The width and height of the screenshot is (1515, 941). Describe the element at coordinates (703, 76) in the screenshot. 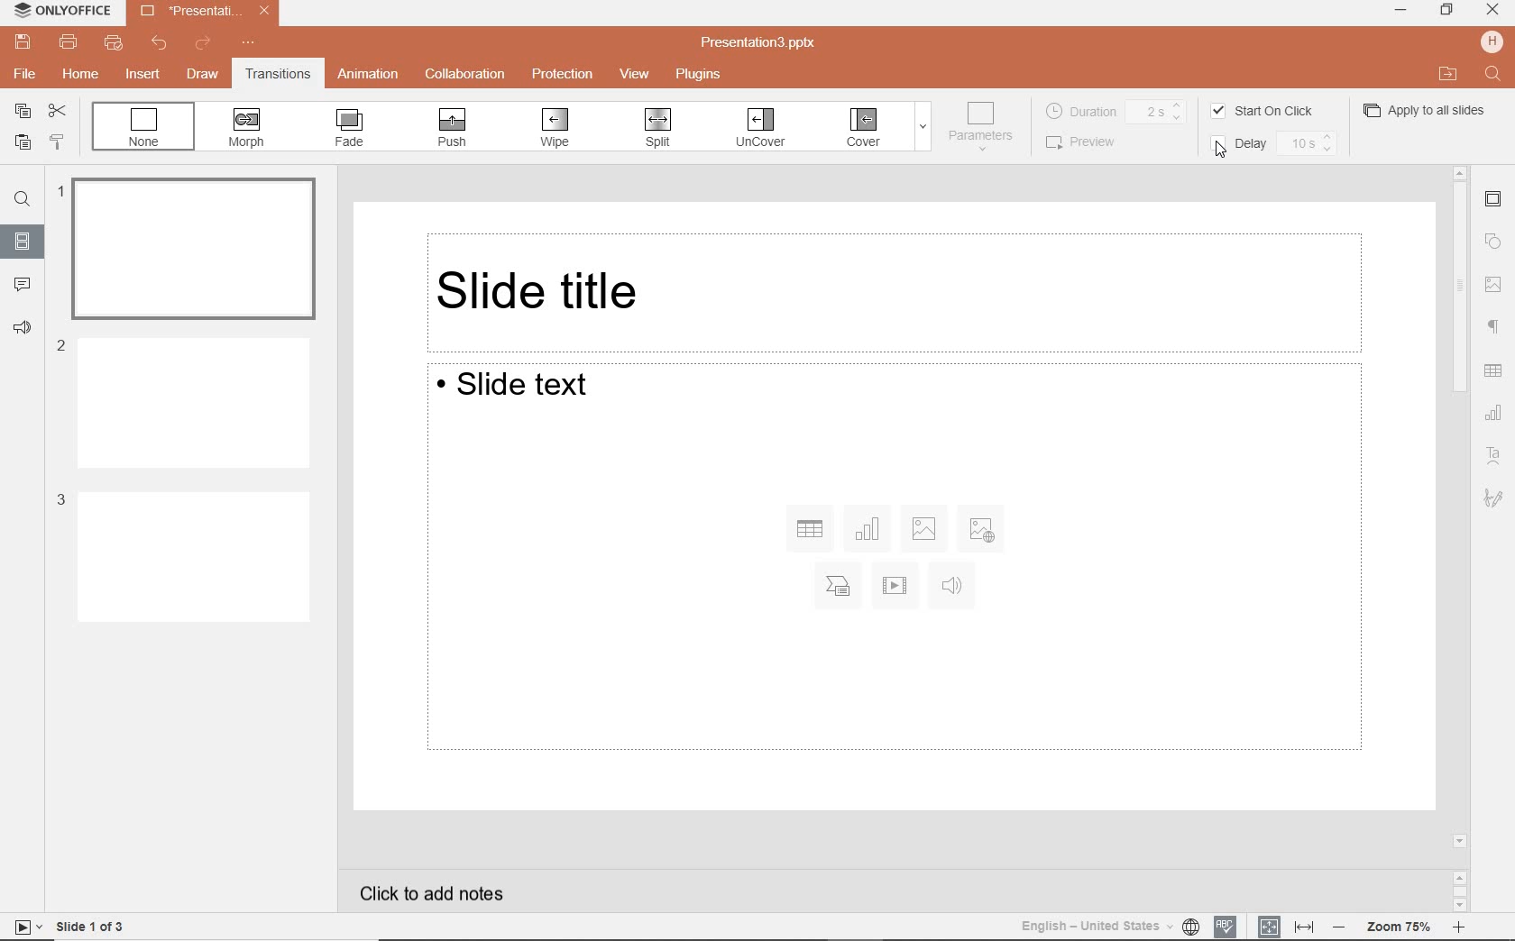

I see `plugins` at that location.